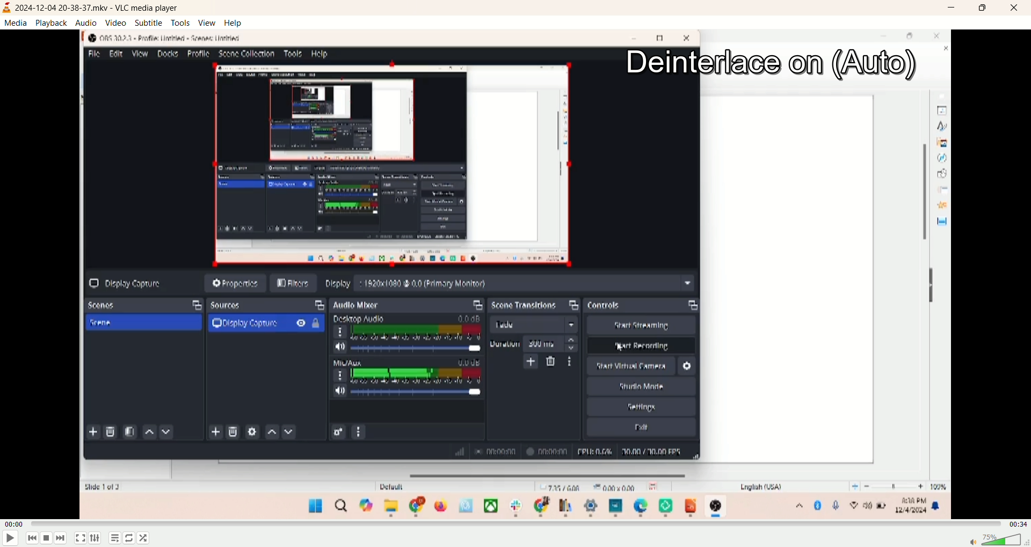 This screenshot has height=547, width=1031. Describe the element at coordinates (949, 10) in the screenshot. I see `minimize` at that location.